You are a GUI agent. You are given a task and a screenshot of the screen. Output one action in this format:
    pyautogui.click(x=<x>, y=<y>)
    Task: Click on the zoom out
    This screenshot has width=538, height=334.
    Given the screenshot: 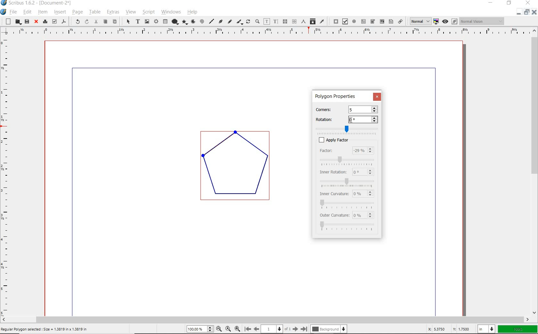 What is the action you would take?
    pyautogui.click(x=219, y=329)
    